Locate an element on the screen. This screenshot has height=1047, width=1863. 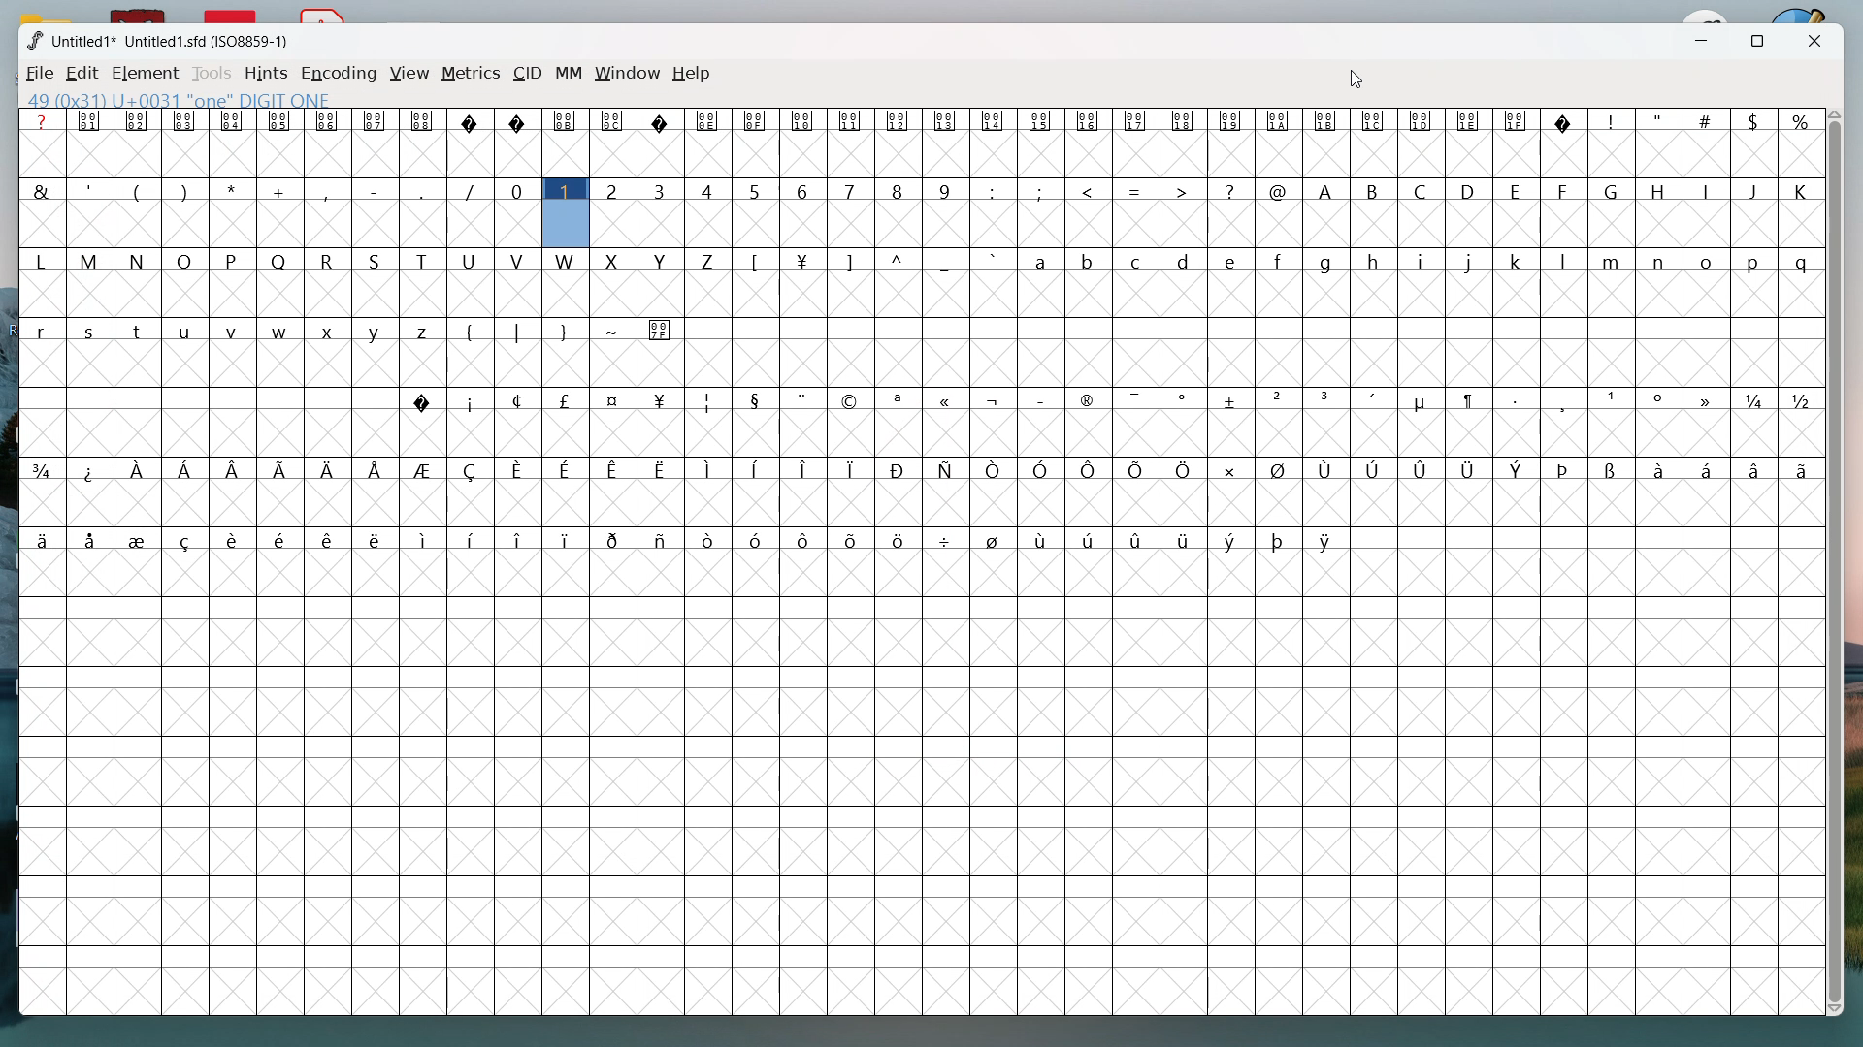
symbol is located at coordinates (569, 401).